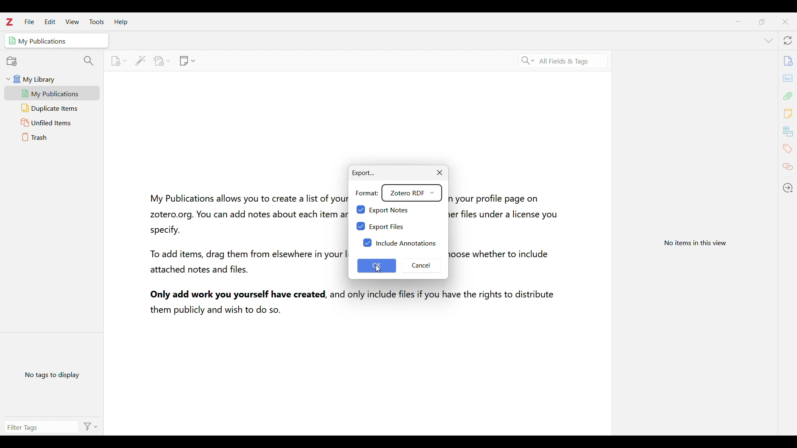 The height and width of the screenshot is (448, 797). I want to click on Cursor, so click(376, 267).